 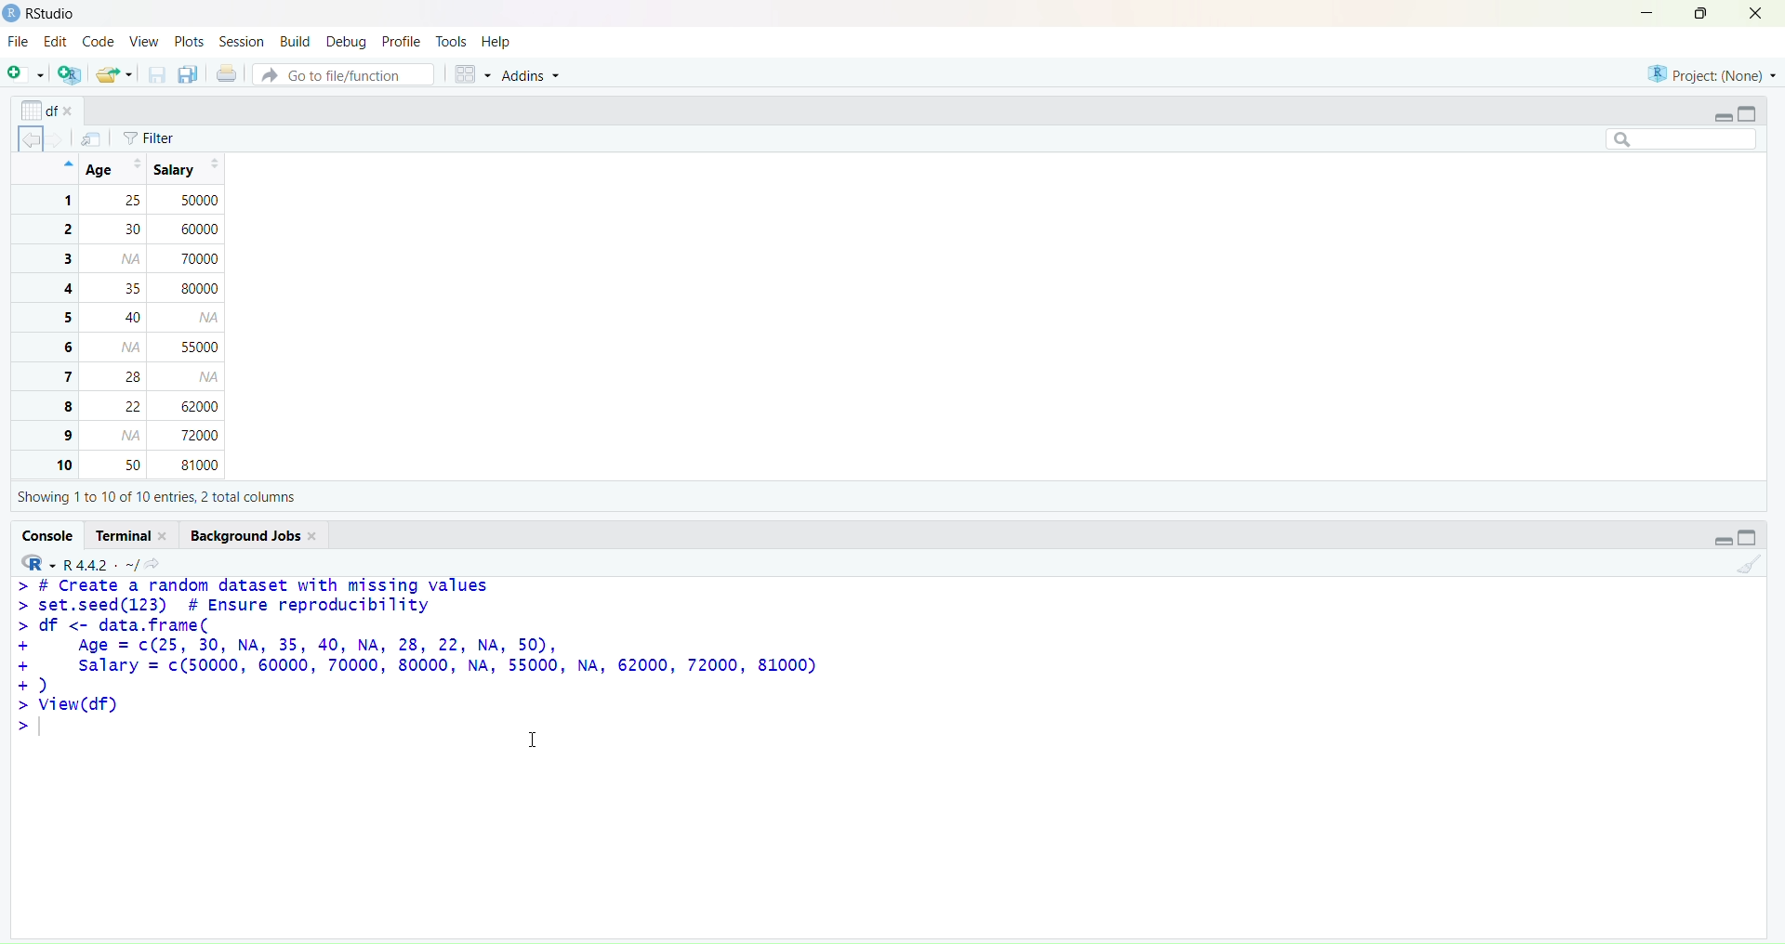 What do you see at coordinates (155, 75) in the screenshot?
I see `save current documet` at bounding box center [155, 75].